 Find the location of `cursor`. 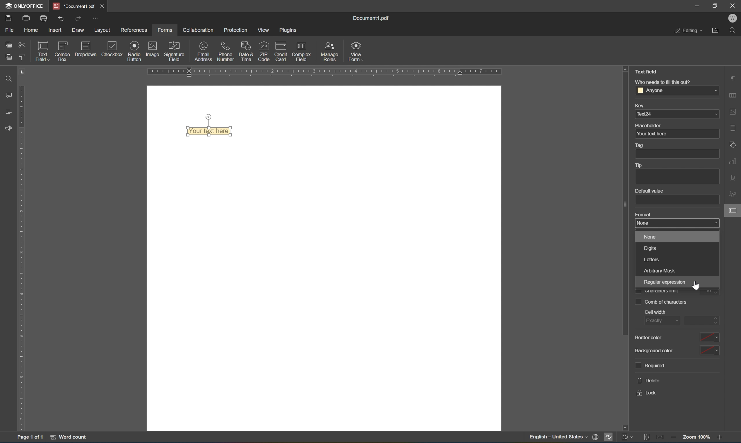

cursor is located at coordinates (697, 286).